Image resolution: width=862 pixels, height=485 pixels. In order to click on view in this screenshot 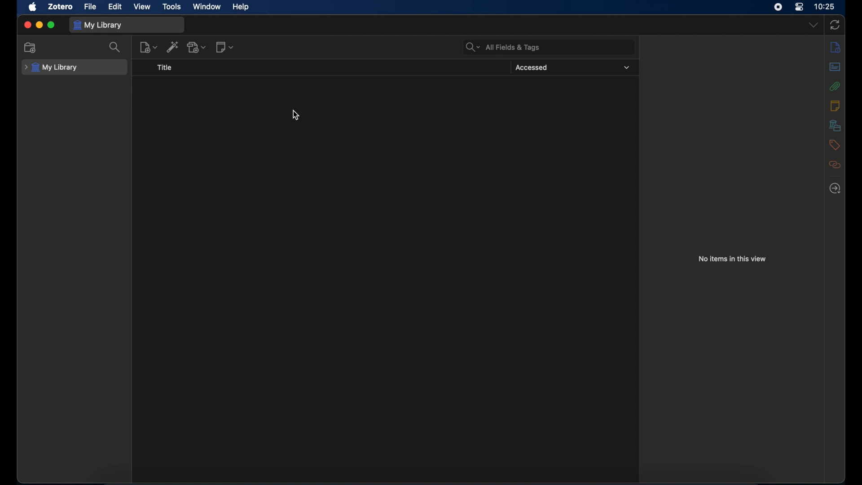, I will do `click(142, 6)`.